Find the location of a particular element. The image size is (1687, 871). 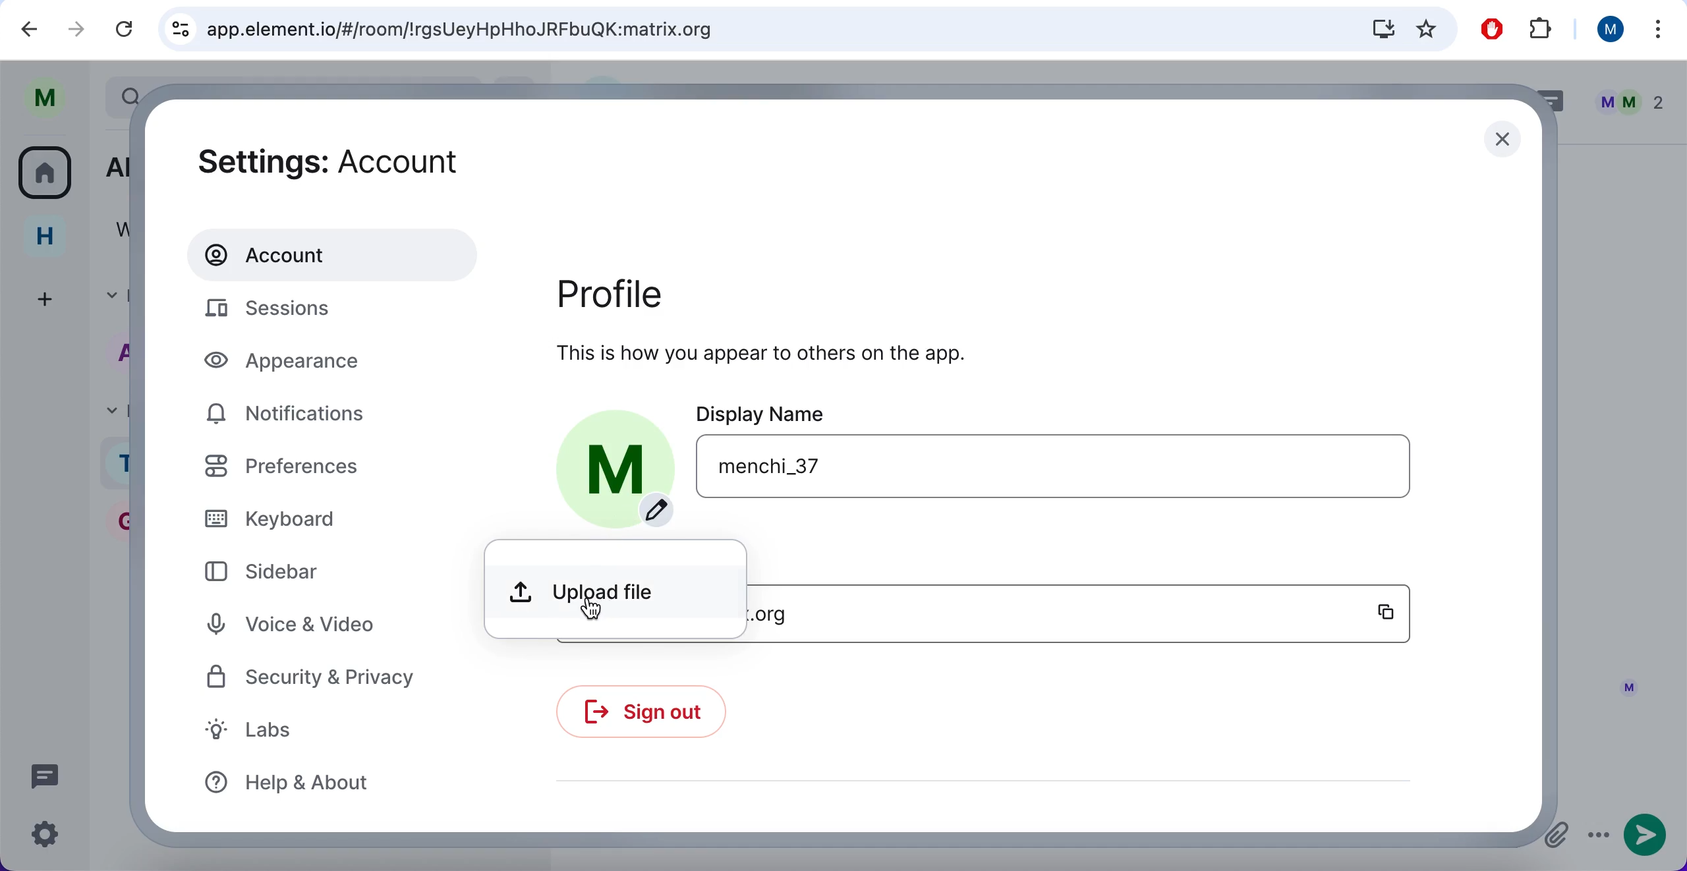

create a space is located at coordinates (42, 297).